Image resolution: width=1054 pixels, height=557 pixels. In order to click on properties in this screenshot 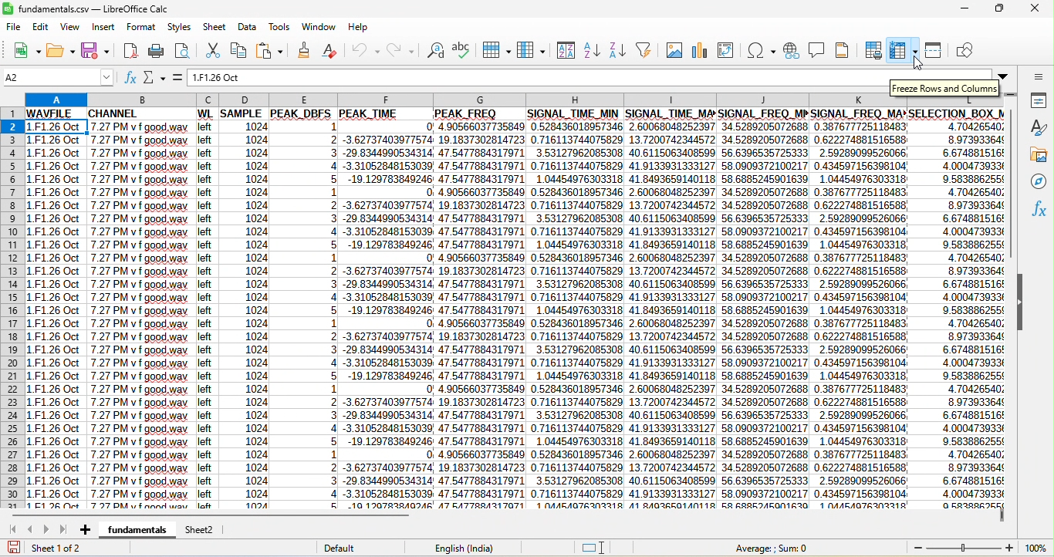, I will do `click(1040, 100)`.